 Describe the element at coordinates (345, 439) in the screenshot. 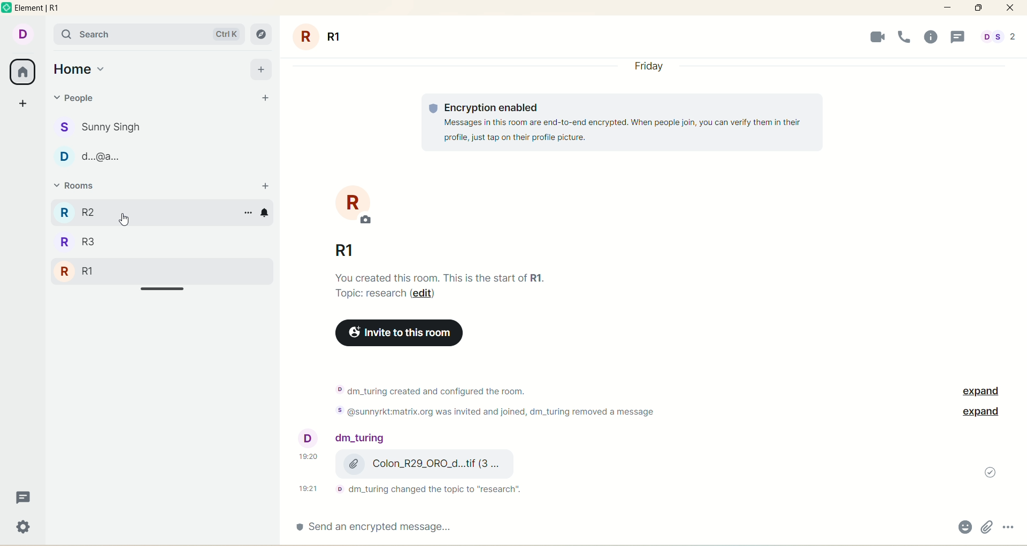

I see `people` at that location.